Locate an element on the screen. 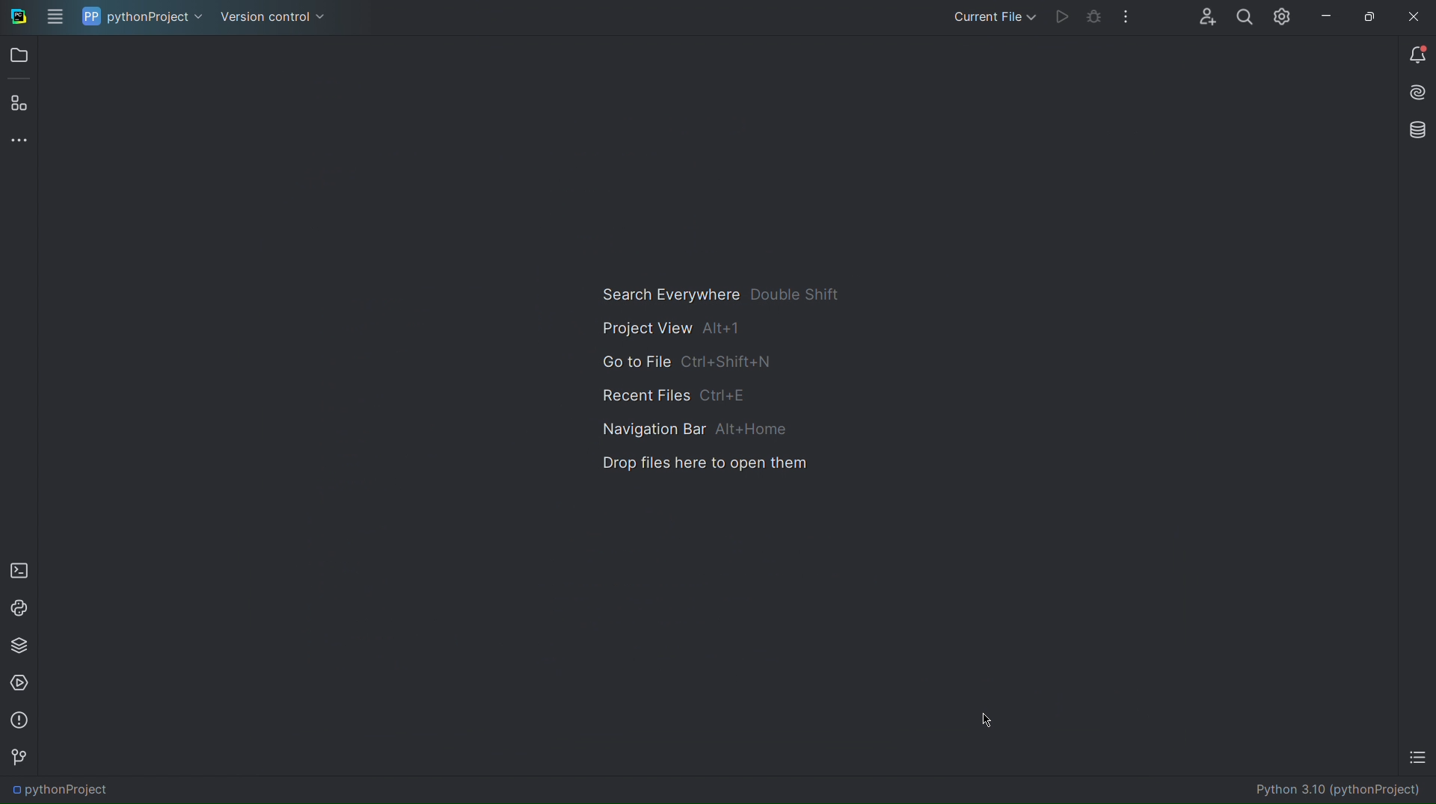 Image resolution: width=1436 pixels, height=804 pixels. Cursor is located at coordinates (987, 720).